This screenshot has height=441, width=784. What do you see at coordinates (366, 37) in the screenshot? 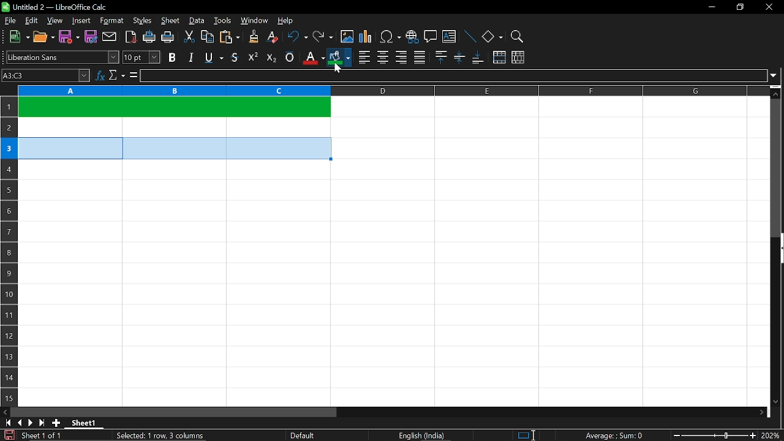
I see `insert chart` at bounding box center [366, 37].